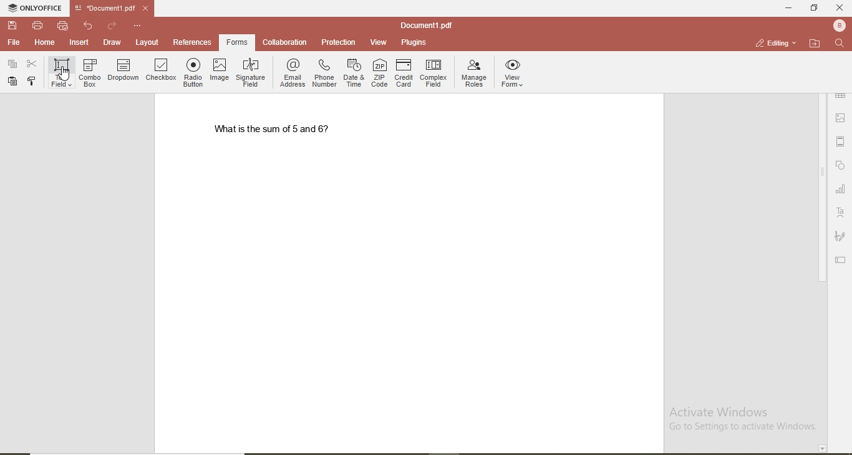 Image resolution: width=852 pixels, height=455 pixels. What do you see at coordinates (13, 43) in the screenshot?
I see `file` at bounding box center [13, 43].